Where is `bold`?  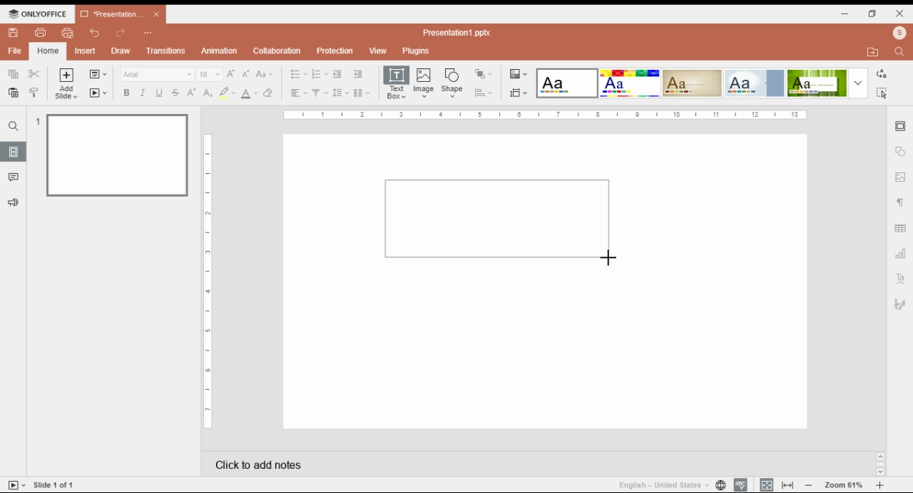 bold is located at coordinates (126, 93).